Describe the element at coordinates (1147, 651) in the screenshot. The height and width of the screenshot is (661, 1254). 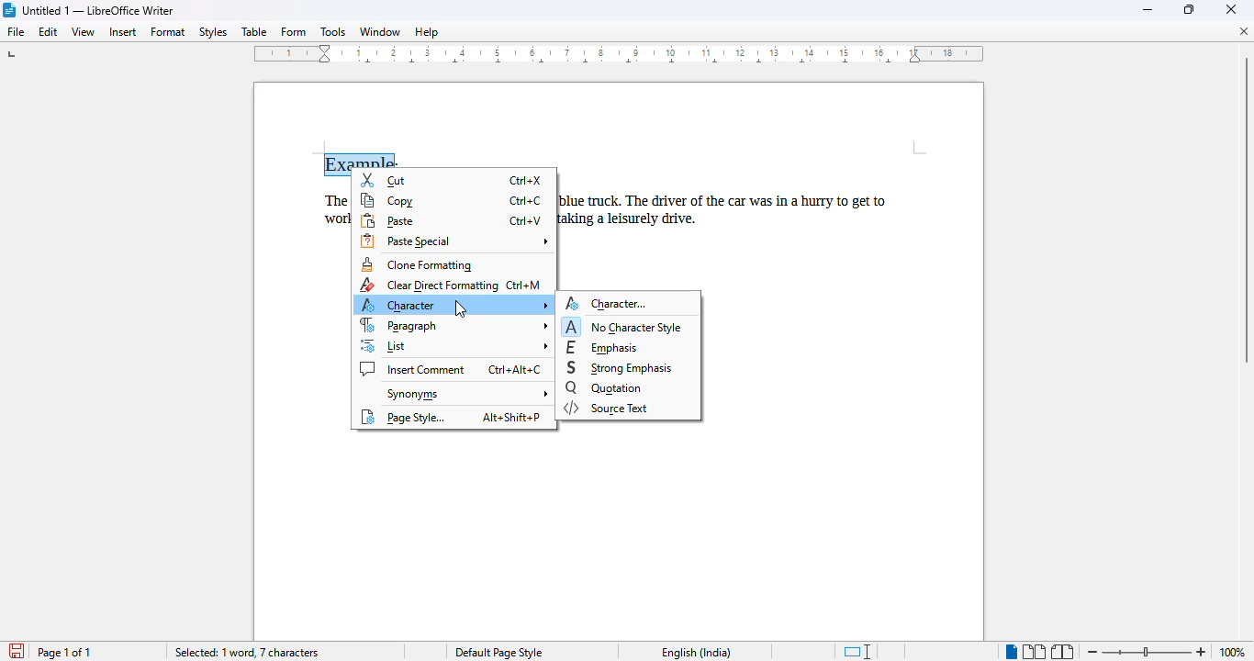
I see `Change zoom level` at that location.